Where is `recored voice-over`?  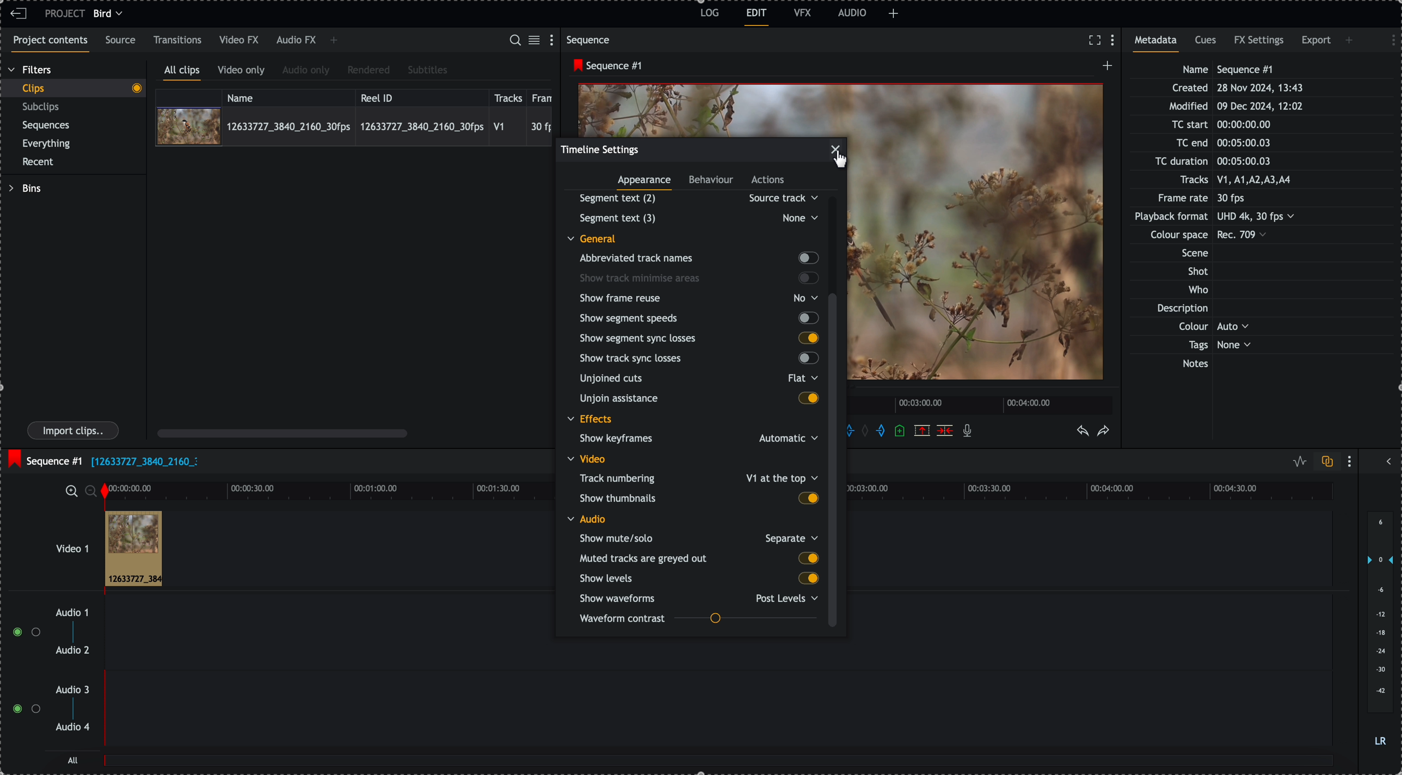 recored voice-over is located at coordinates (969, 432).